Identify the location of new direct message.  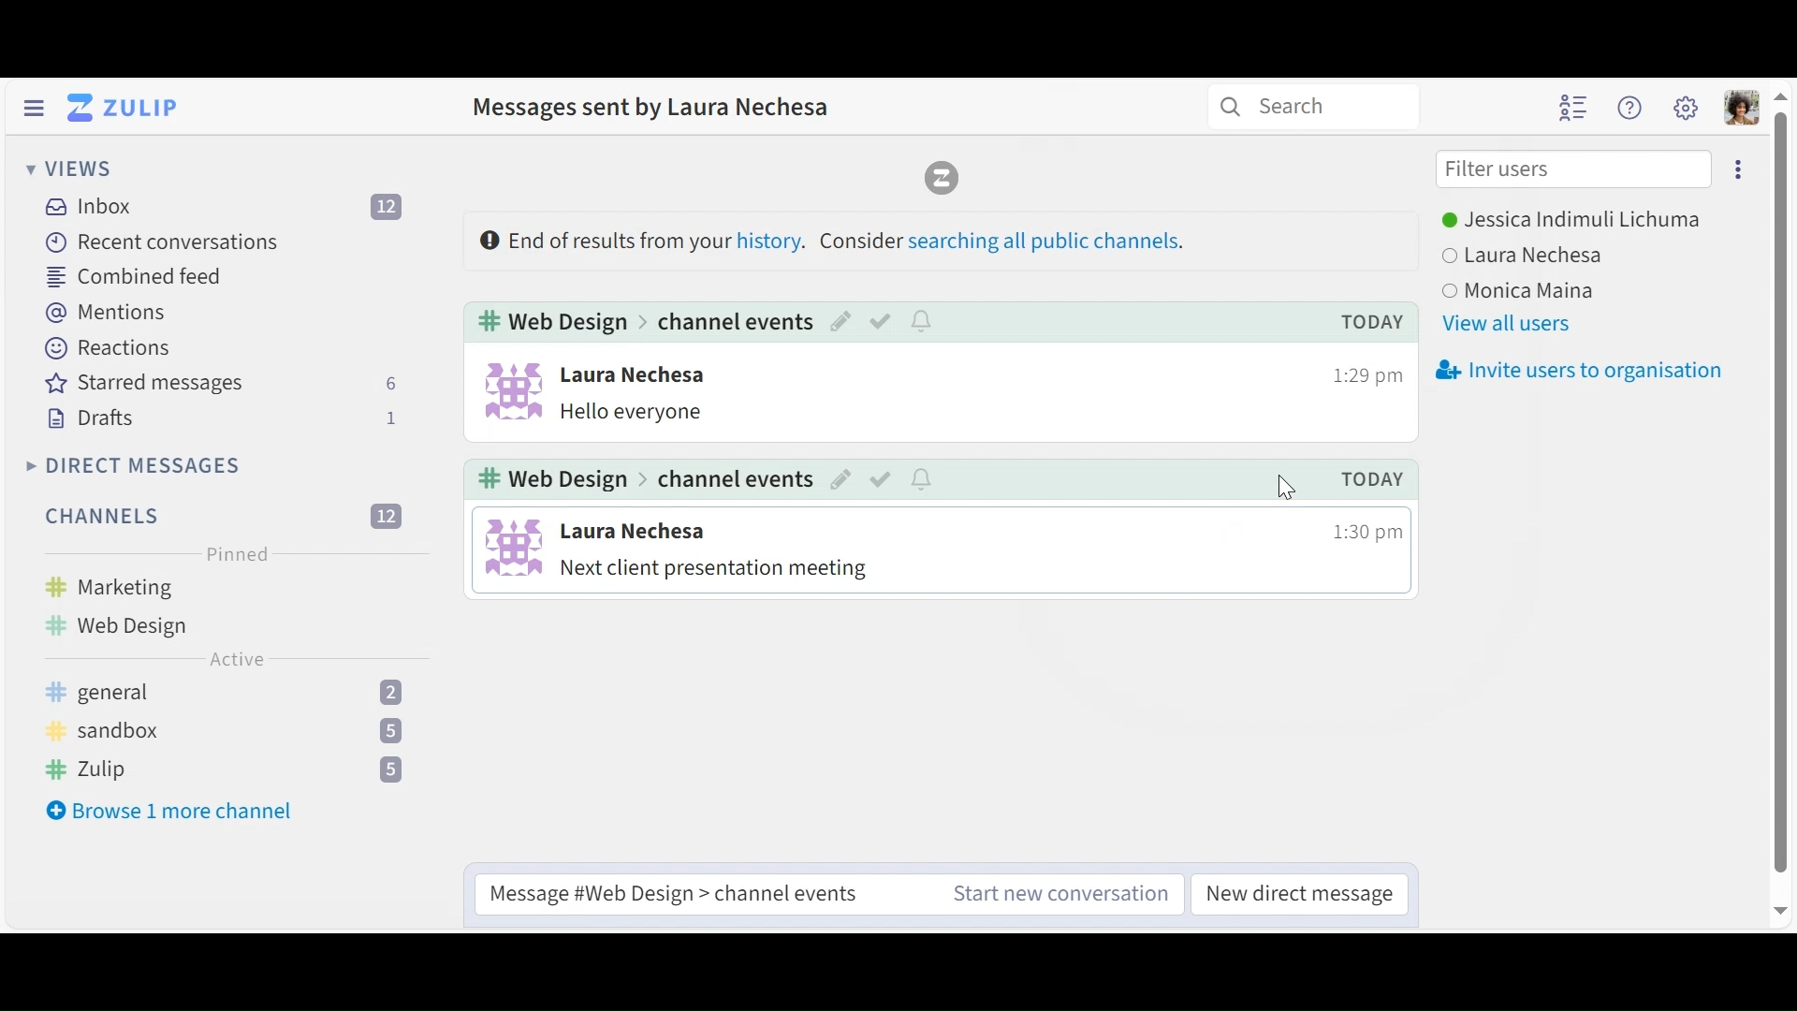
(1297, 895).